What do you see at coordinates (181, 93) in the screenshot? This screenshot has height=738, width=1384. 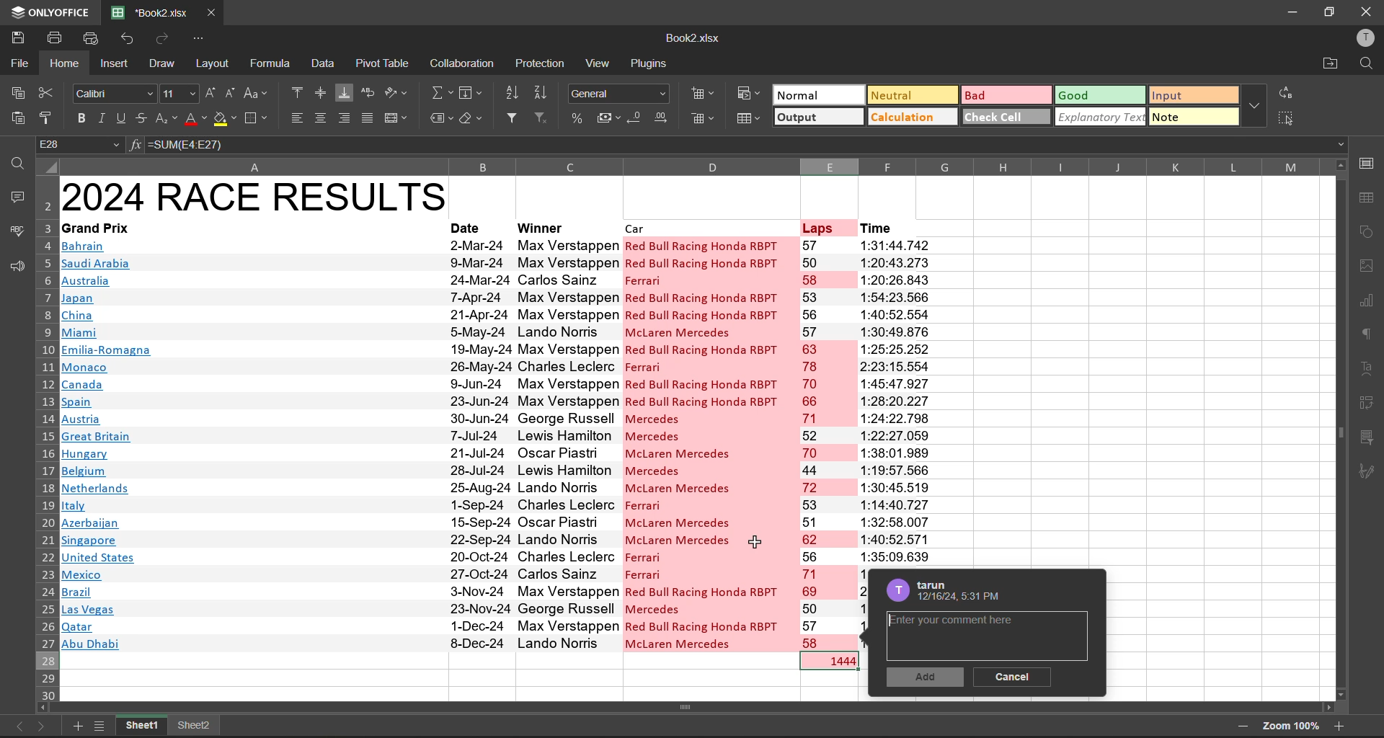 I see `font size` at bounding box center [181, 93].